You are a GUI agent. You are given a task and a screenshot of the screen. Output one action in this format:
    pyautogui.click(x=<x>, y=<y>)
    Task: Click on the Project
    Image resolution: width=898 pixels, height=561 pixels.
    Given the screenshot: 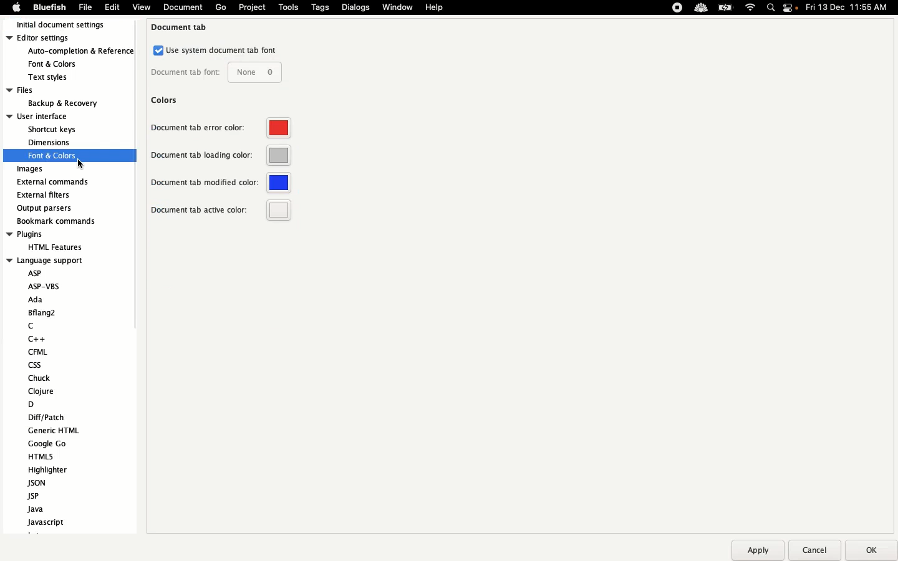 What is the action you would take?
    pyautogui.click(x=251, y=7)
    